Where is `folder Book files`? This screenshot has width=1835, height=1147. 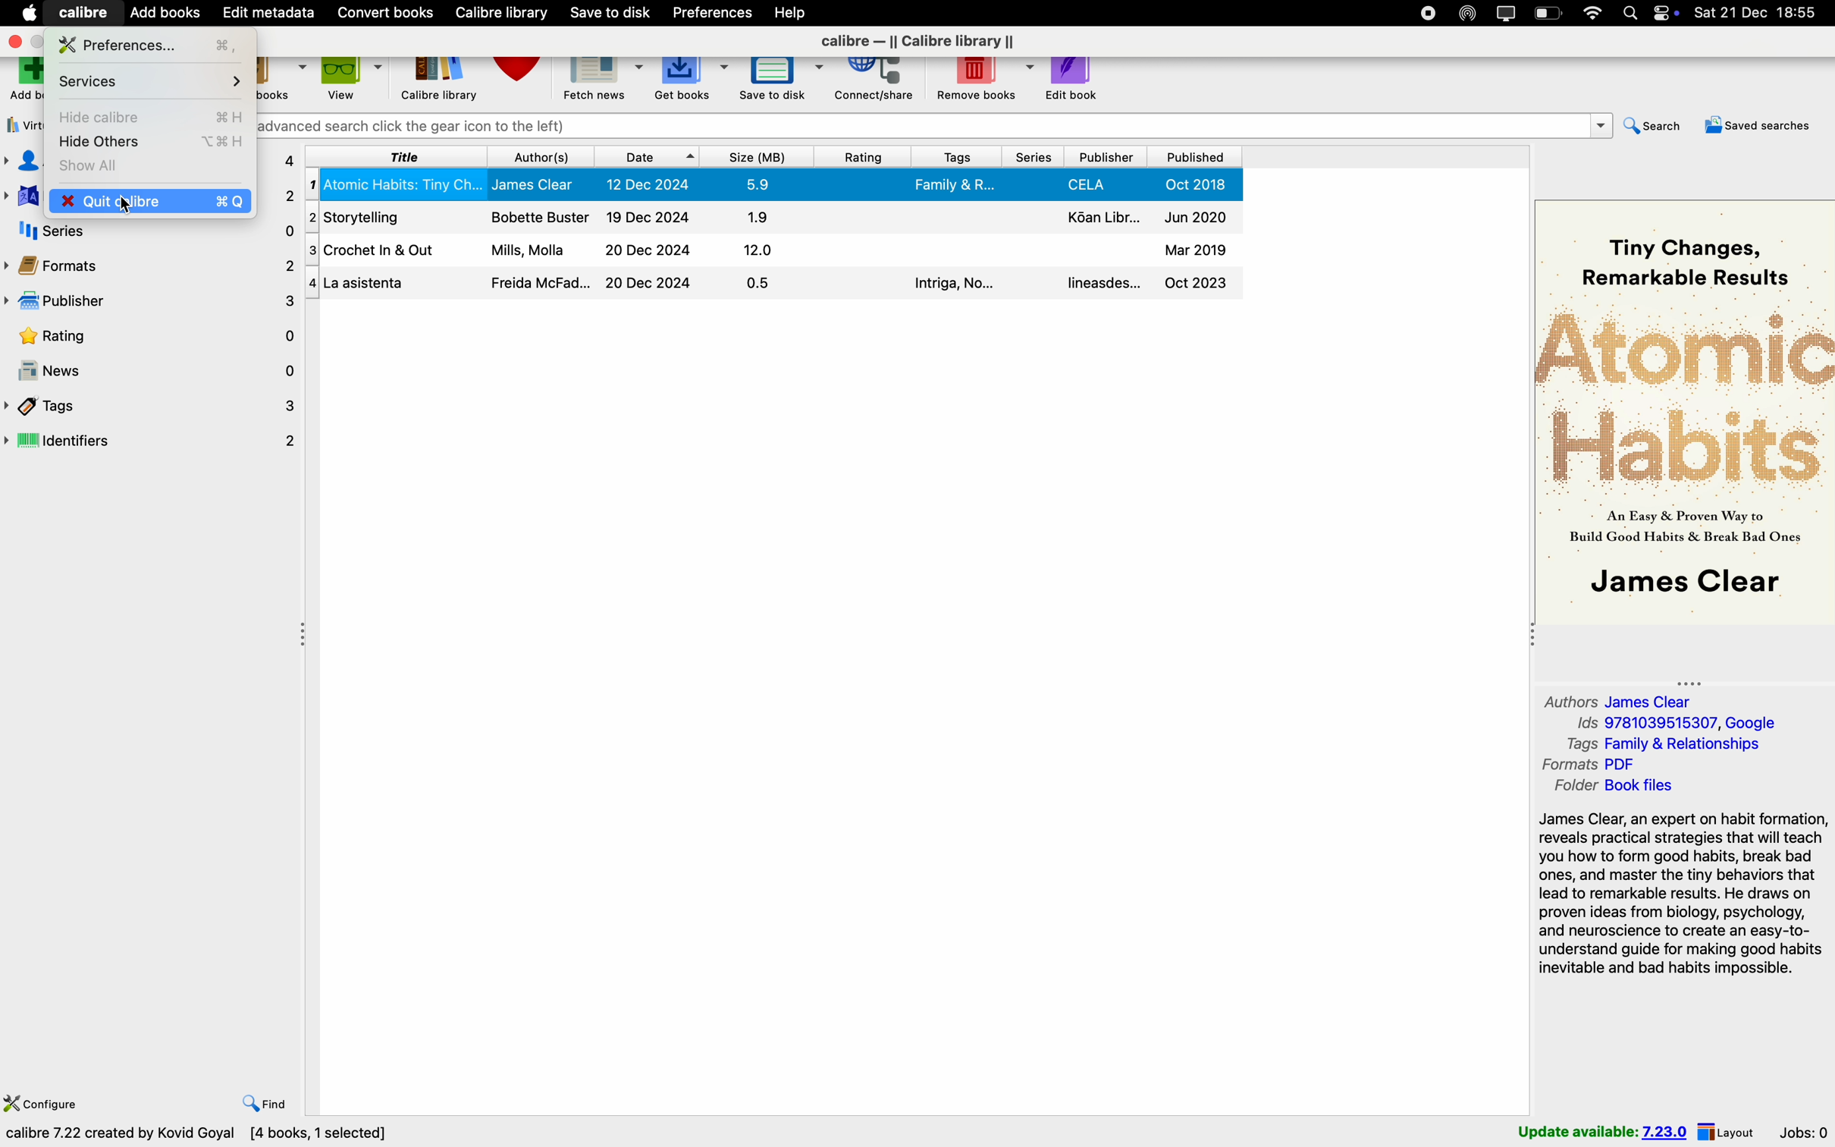 folder Book files is located at coordinates (1612, 787).